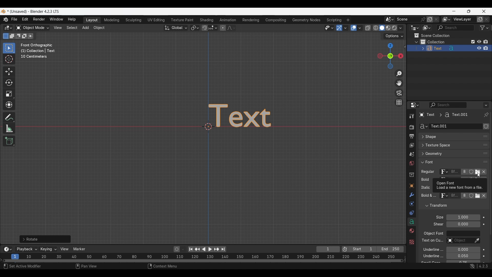  I want to click on name of current font, so click(455, 197).